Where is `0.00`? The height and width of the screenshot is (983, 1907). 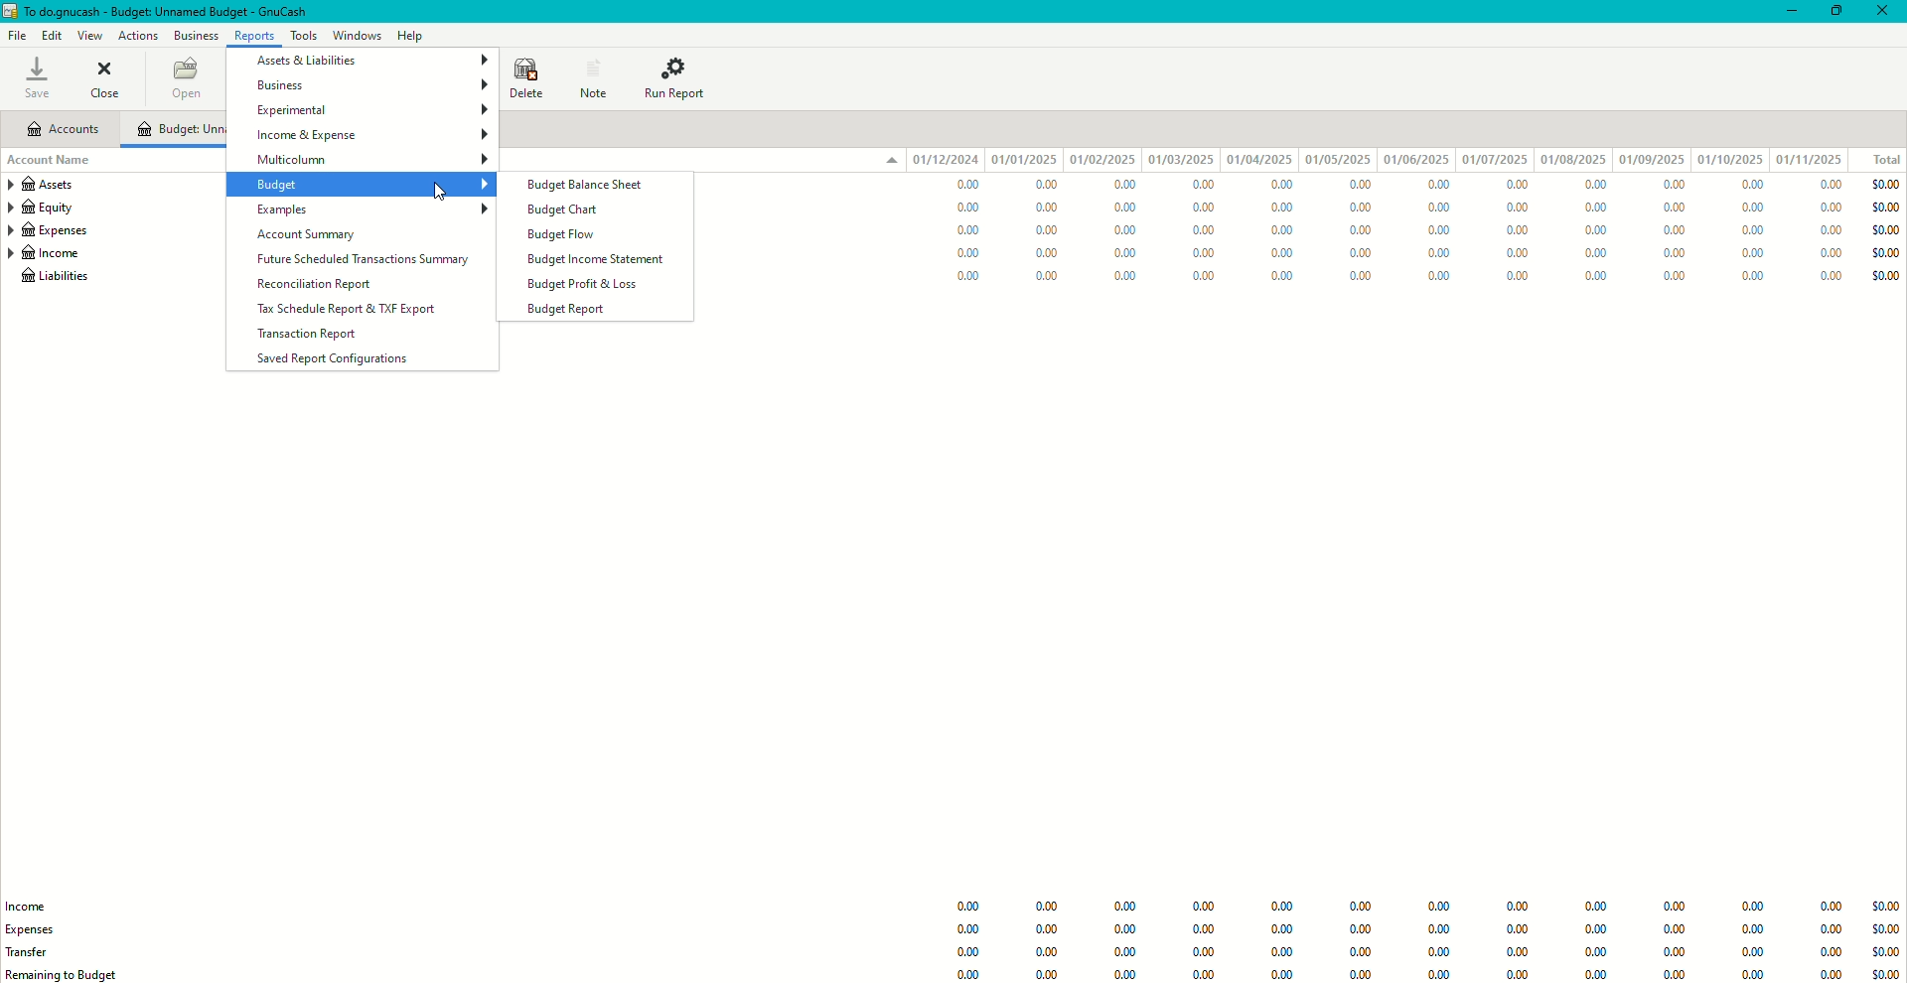 0.00 is located at coordinates (1438, 953).